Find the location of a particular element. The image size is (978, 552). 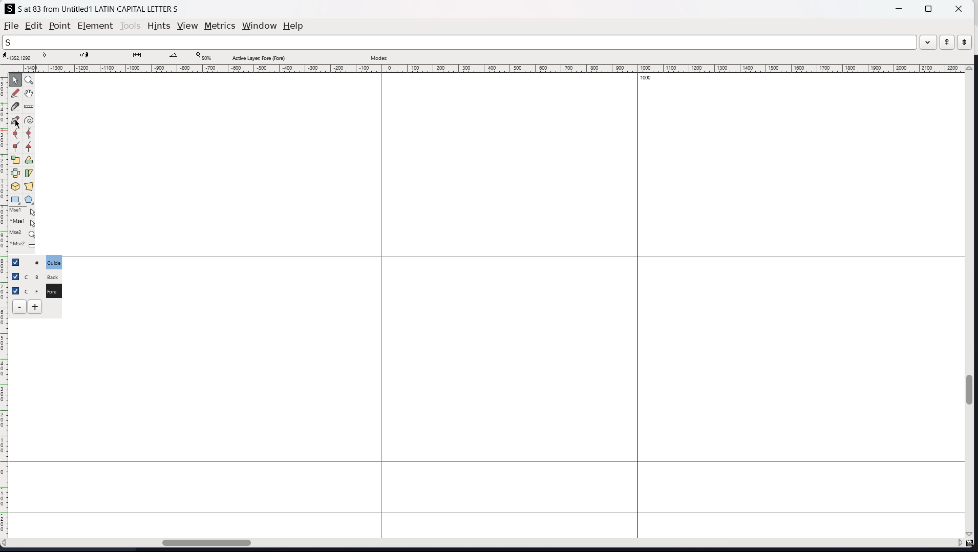

draw a freehand curve is located at coordinates (15, 93).